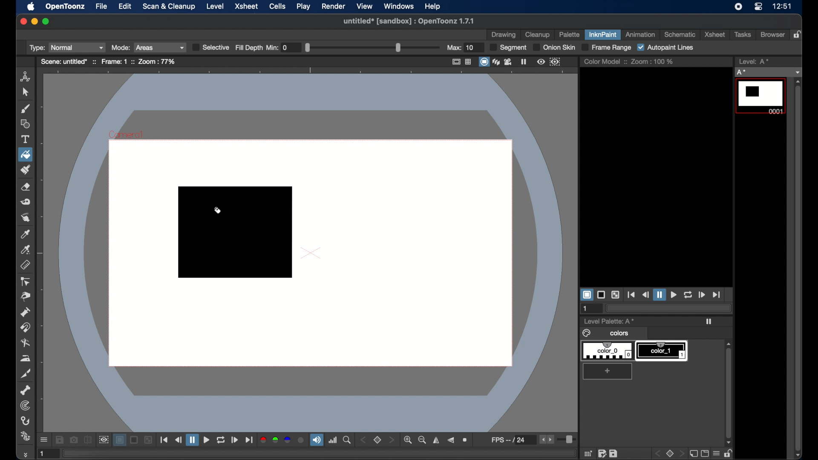 Image resolution: width=818 pixels, height=460 pixels. Describe the element at coordinates (101, 6) in the screenshot. I see `file` at that location.